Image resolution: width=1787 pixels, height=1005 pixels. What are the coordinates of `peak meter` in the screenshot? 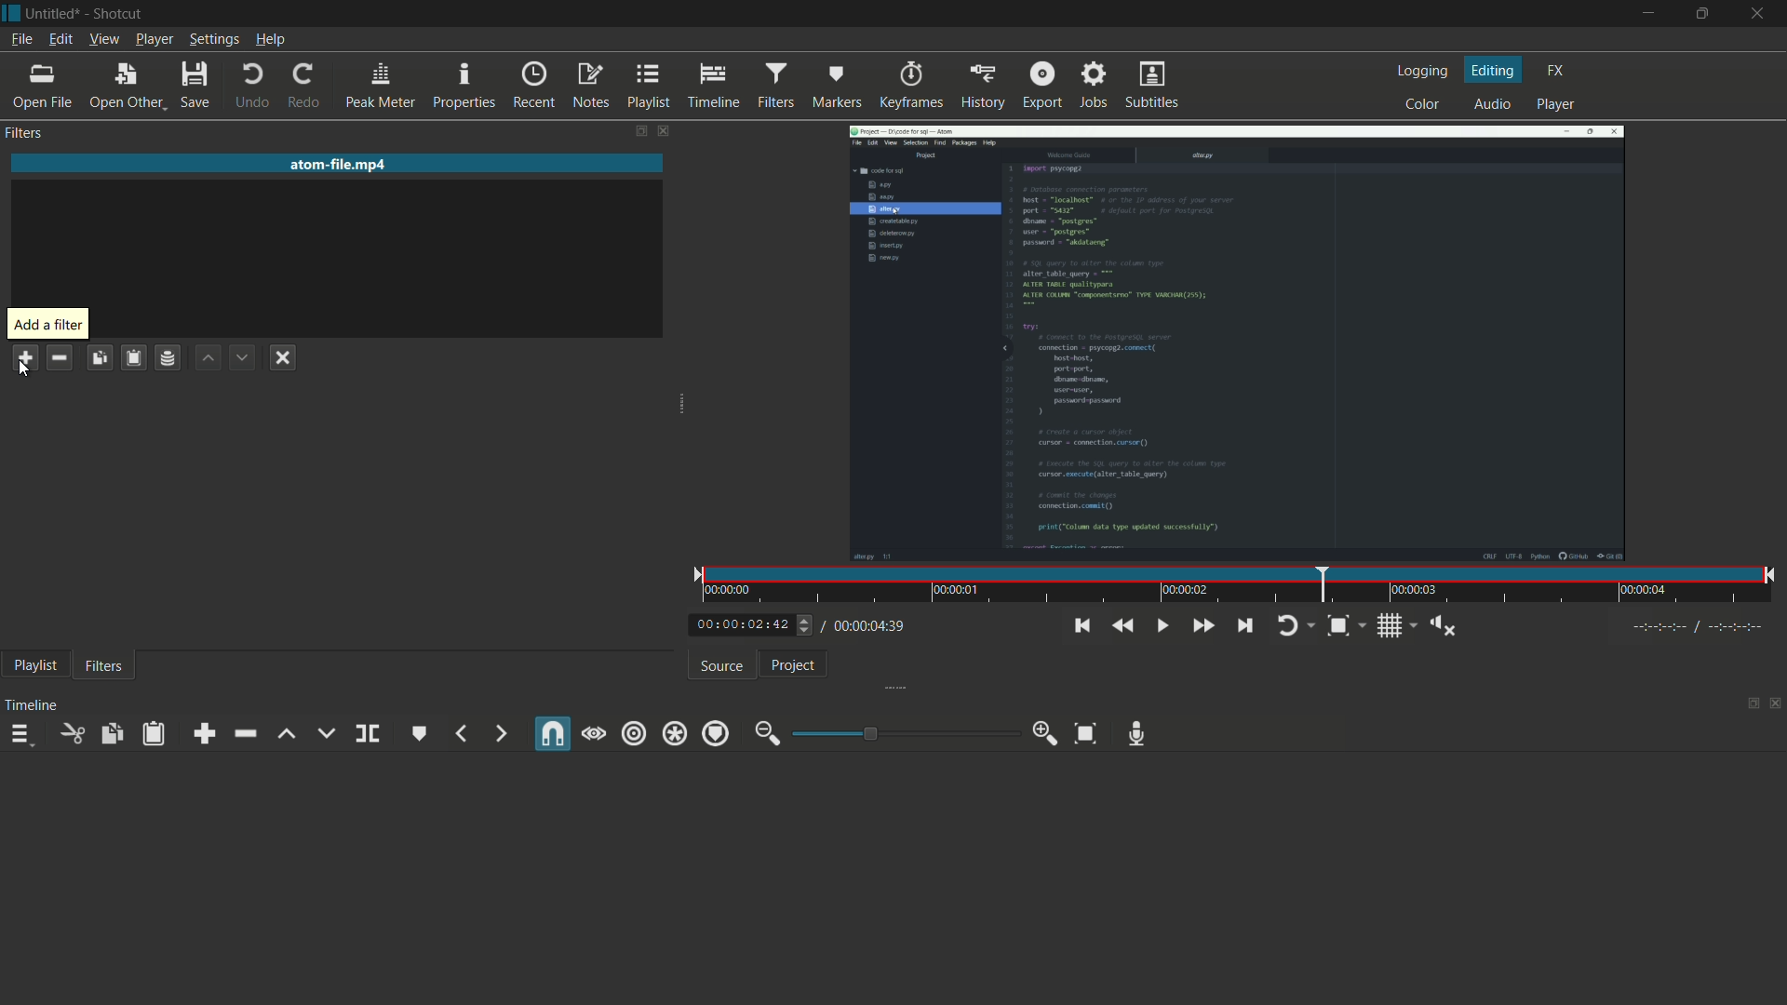 It's located at (381, 87).